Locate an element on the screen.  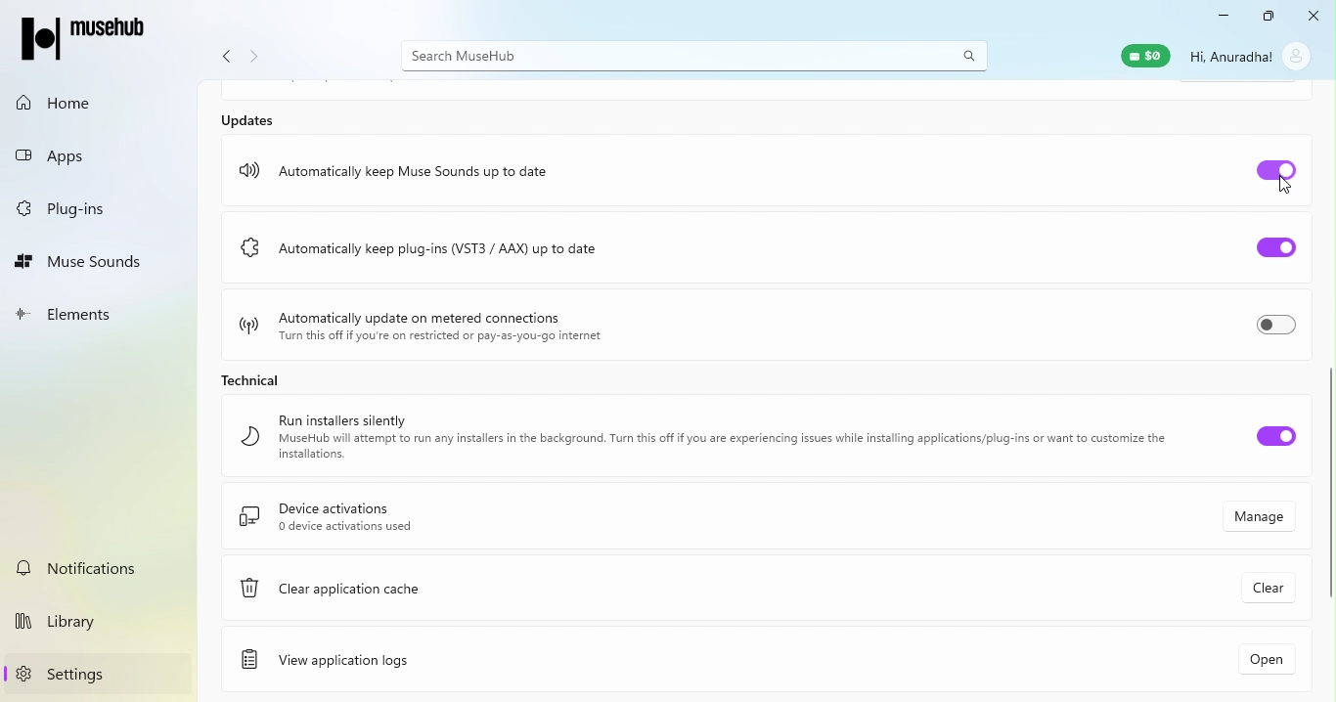
Library is located at coordinates (102, 619).